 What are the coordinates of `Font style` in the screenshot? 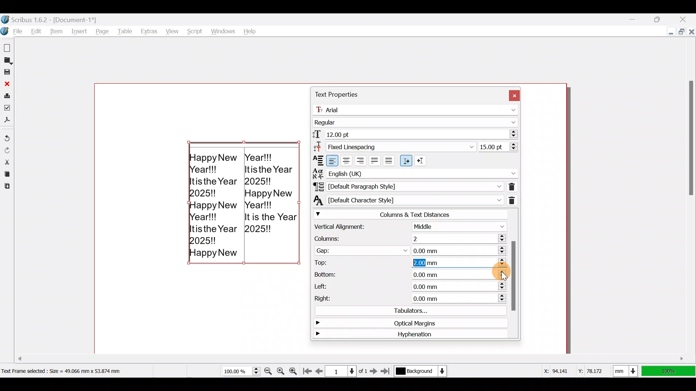 It's located at (417, 121).